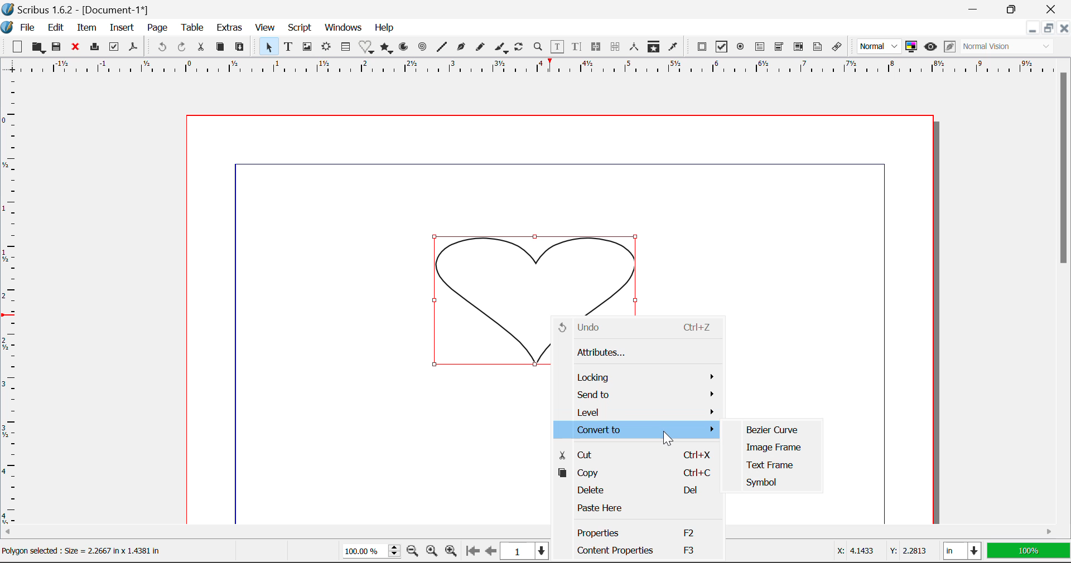 The width and height of the screenshot is (1071, 563). Describe the element at coordinates (7, 28) in the screenshot. I see `Scribus Logo` at that location.